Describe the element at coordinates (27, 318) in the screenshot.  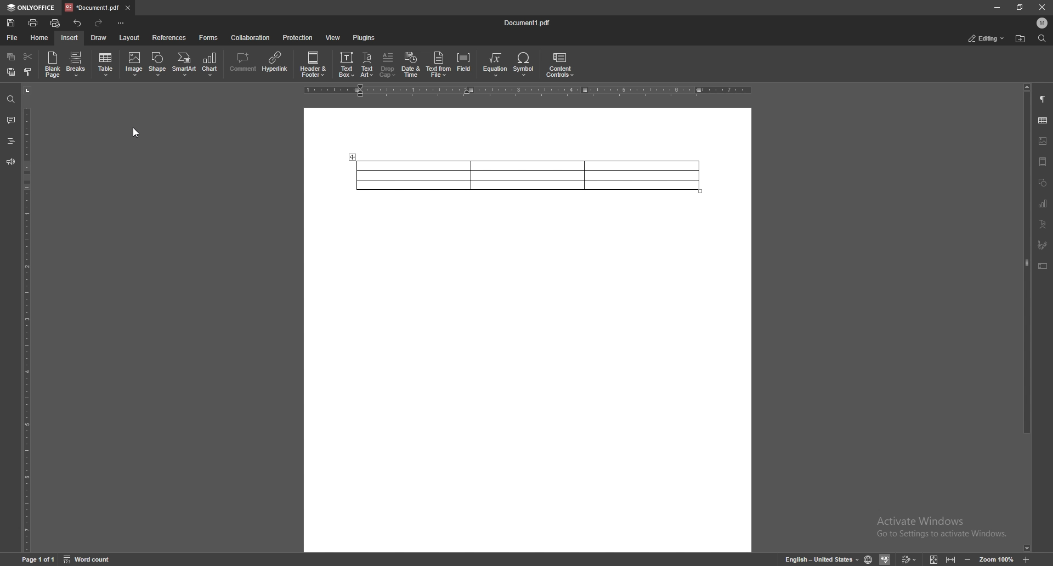
I see `vertical scale` at that location.